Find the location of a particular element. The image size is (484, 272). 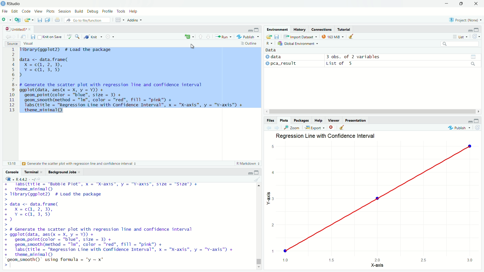

More options is located at coordinates (110, 37).